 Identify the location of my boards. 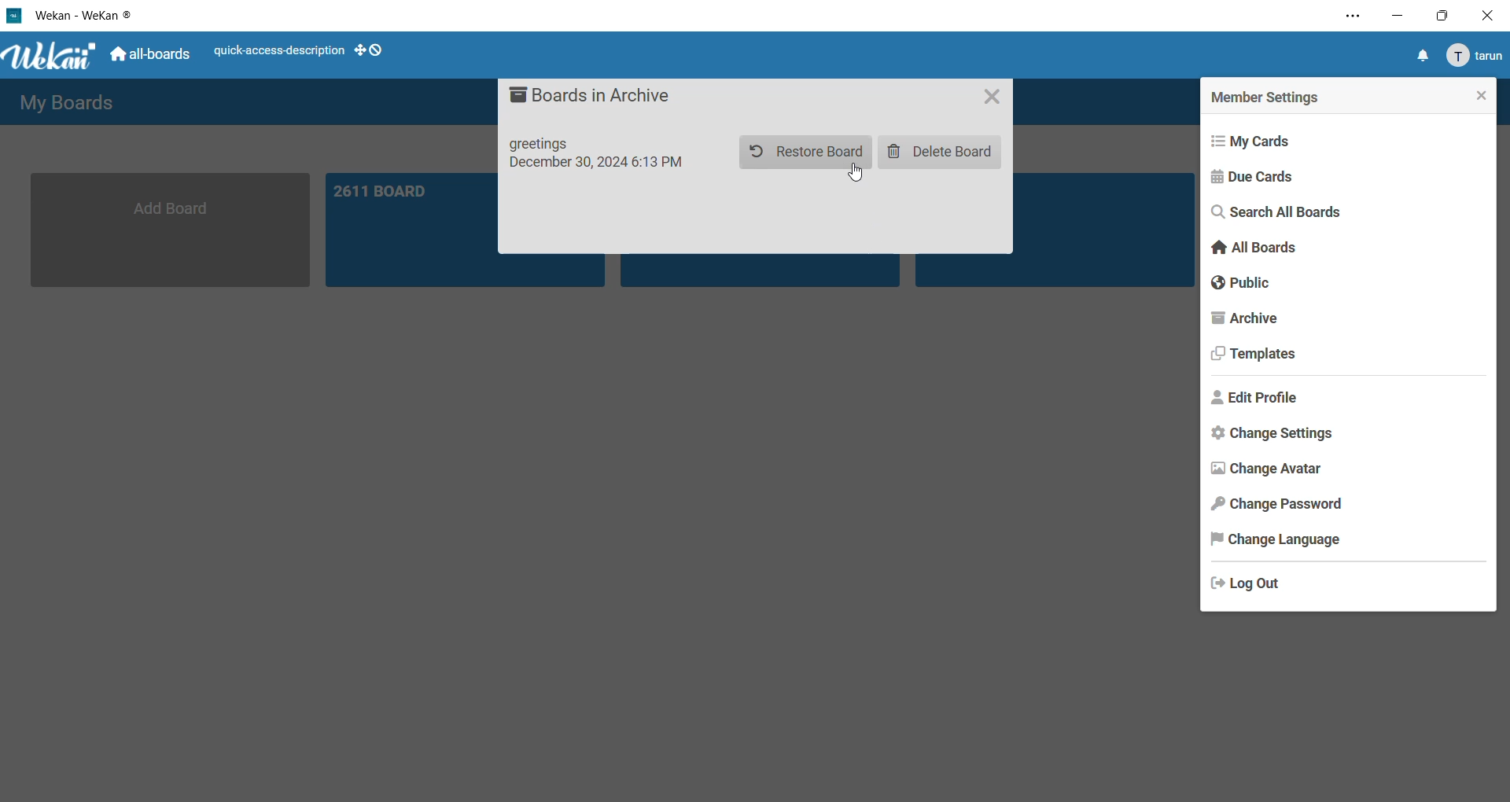
(73, 101).